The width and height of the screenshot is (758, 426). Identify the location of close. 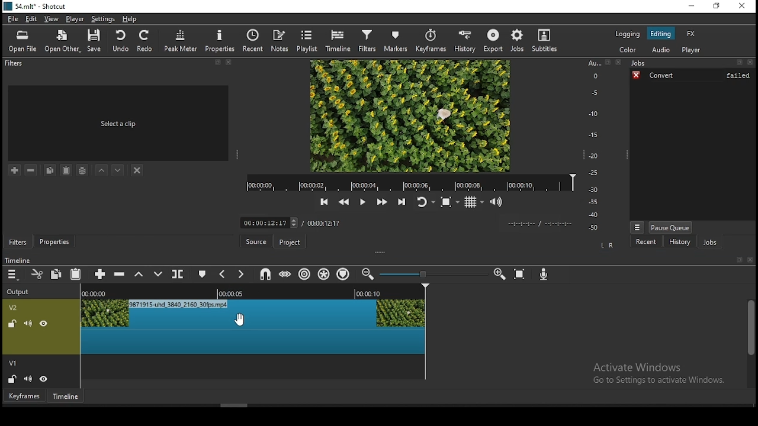
(750, 259).